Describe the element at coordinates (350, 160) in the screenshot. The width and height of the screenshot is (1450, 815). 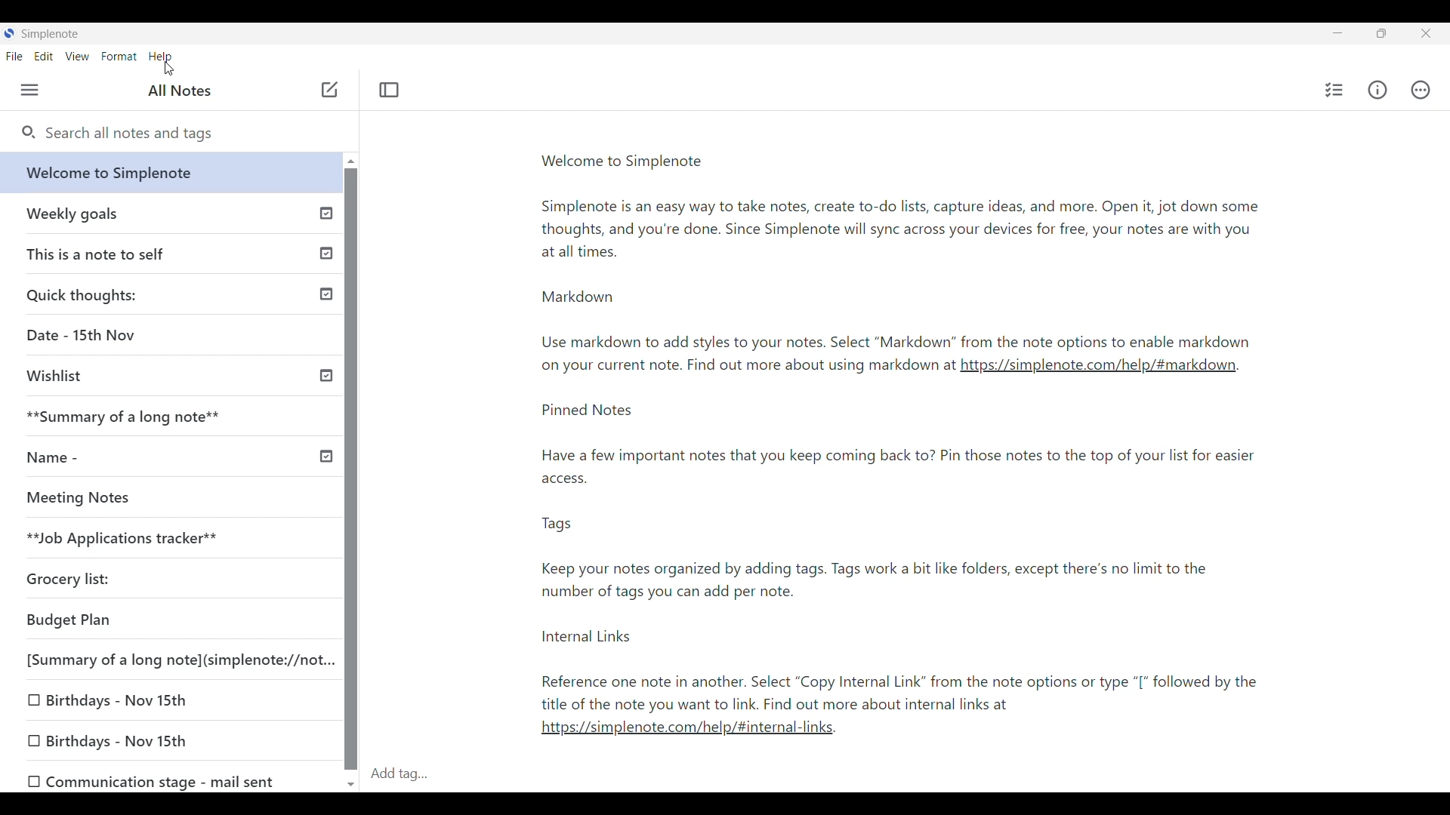
I see `Quick slide to top` at that location.